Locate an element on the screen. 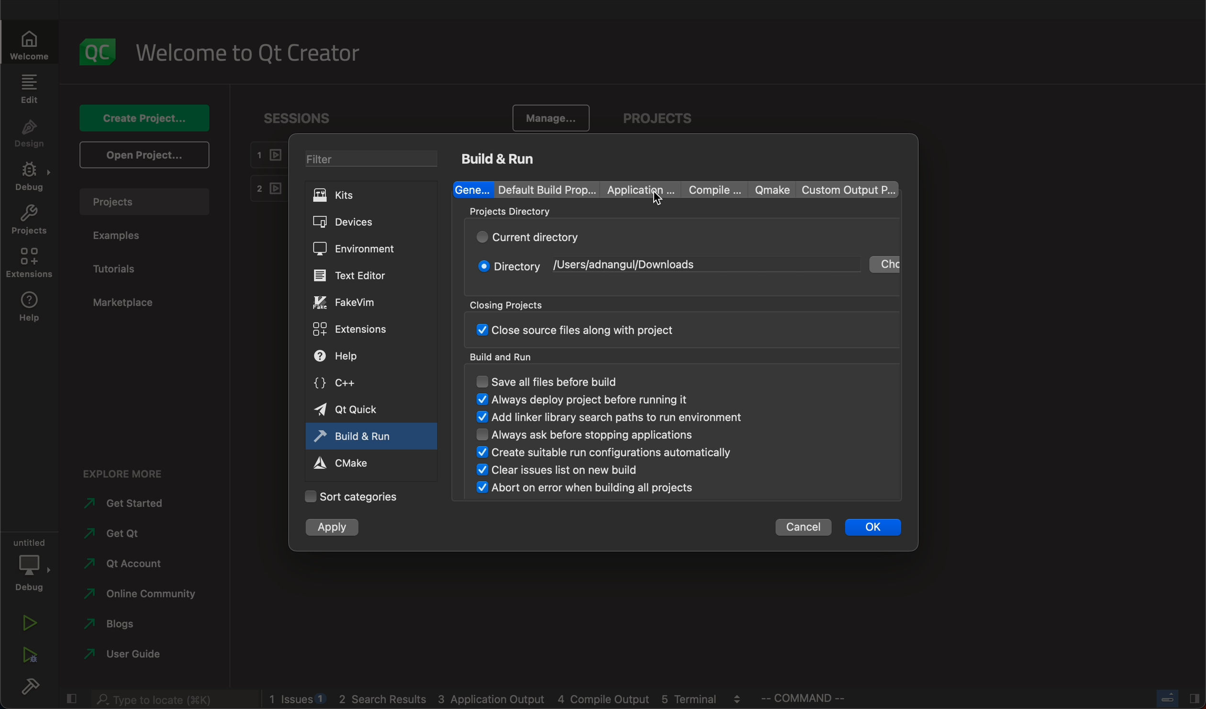  explore is located at coordinates (125, 473).